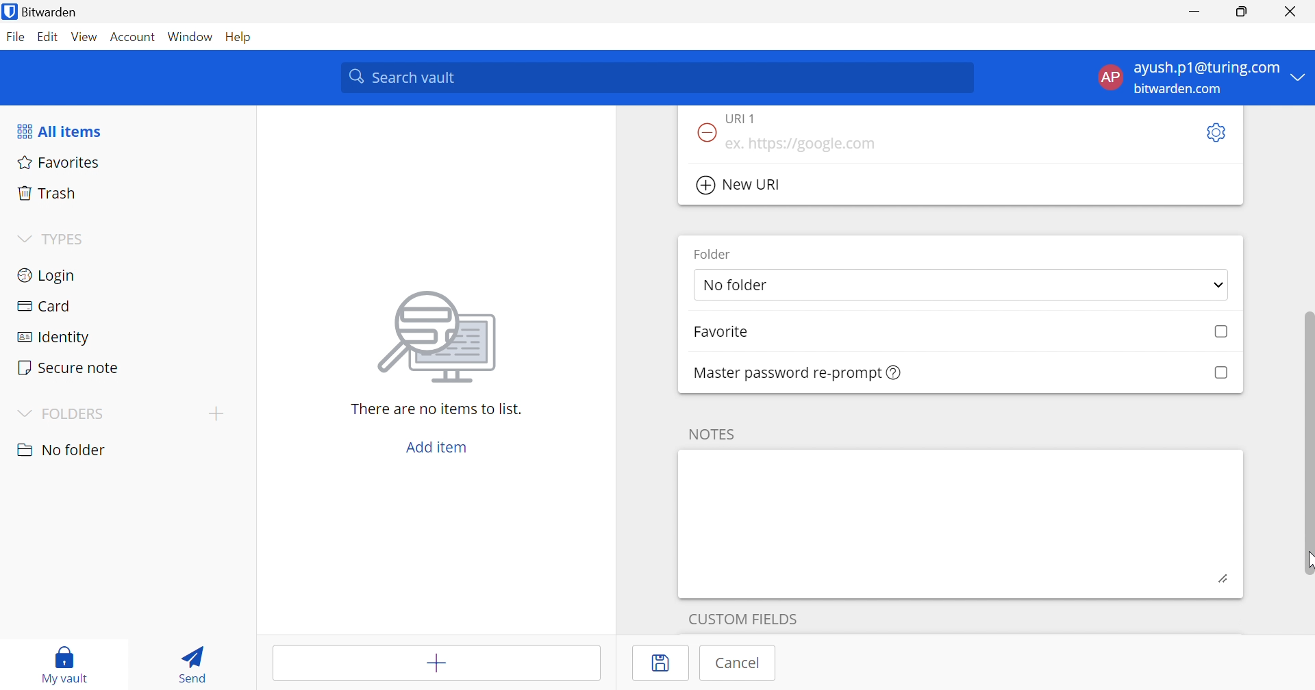  I want to click on Save, so click(662, 663).